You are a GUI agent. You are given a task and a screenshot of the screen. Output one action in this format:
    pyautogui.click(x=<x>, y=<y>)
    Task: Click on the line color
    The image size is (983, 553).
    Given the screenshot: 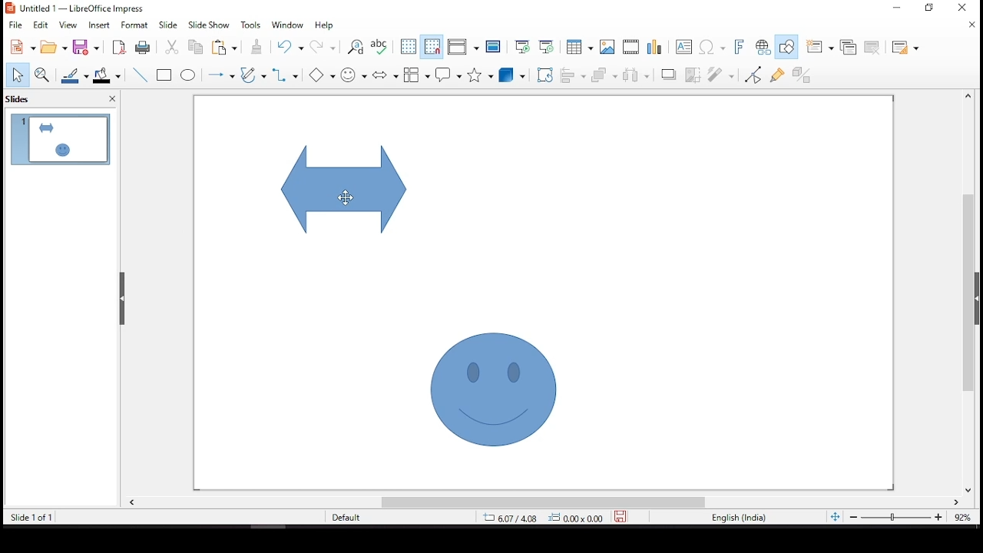 What is the action you would take?
    pyautogui.click(x=76, y=75)
    